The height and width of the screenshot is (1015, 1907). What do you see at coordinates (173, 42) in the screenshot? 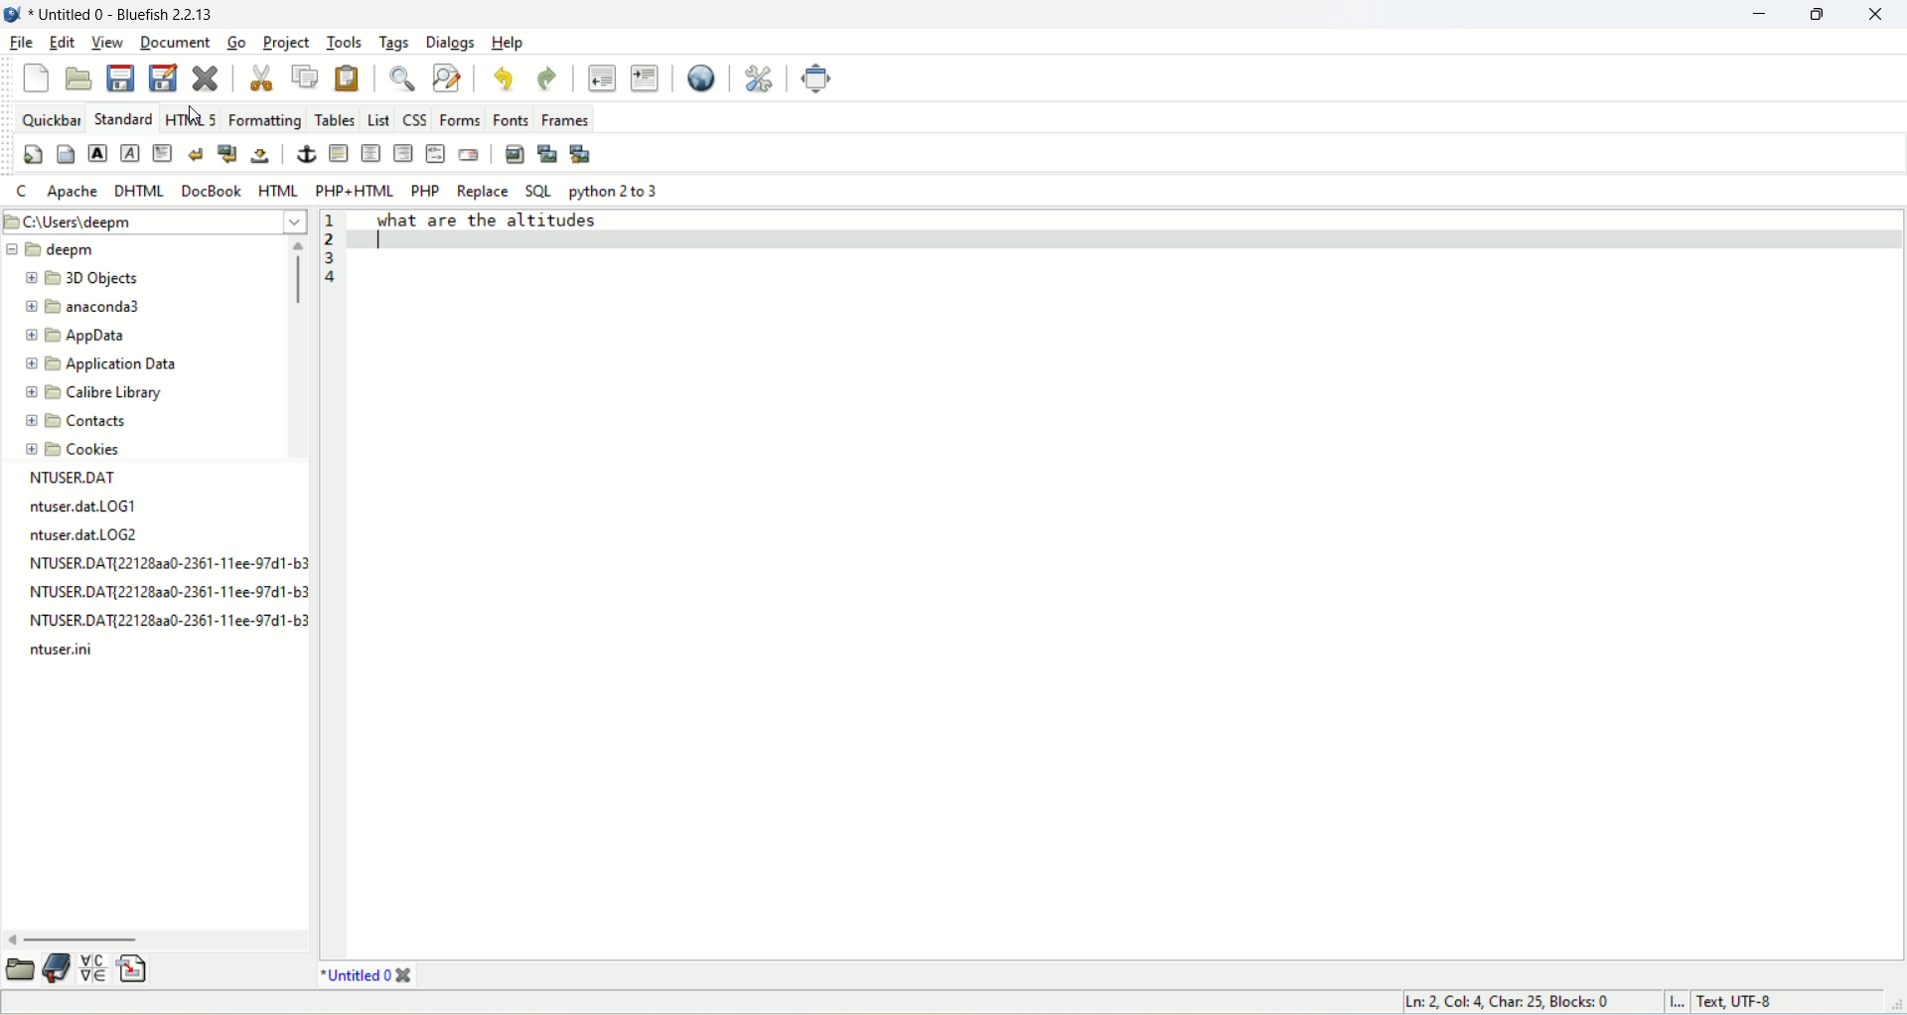
I see `document` at bounding box center [173, 42].